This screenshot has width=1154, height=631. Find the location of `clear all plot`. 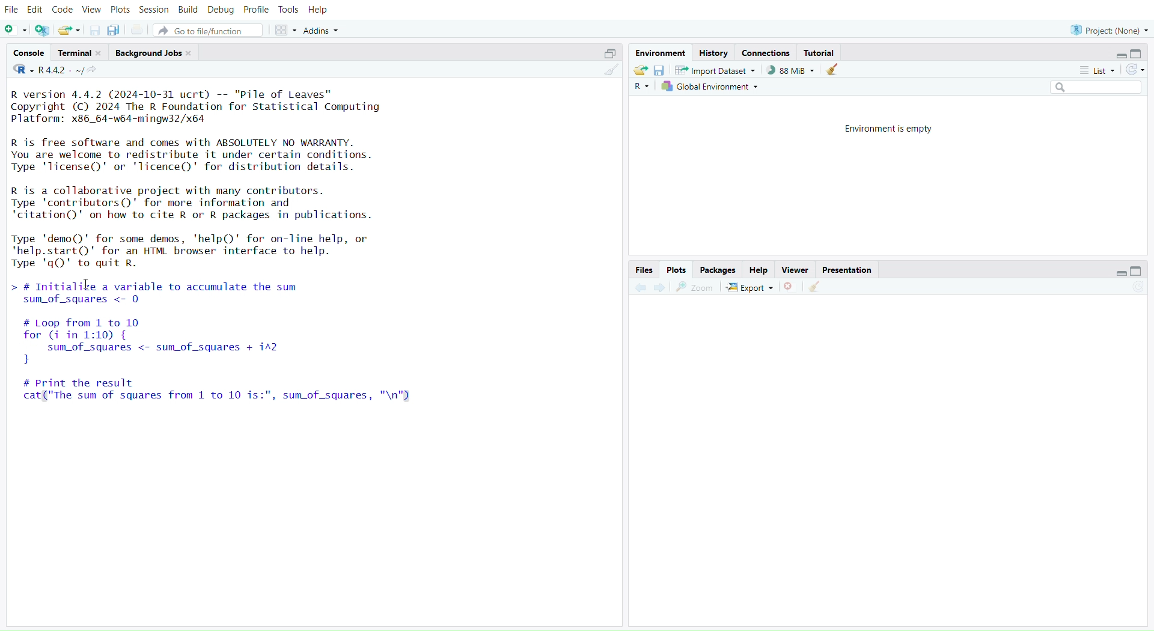

clear all plot is located at coordinates (814, 287).